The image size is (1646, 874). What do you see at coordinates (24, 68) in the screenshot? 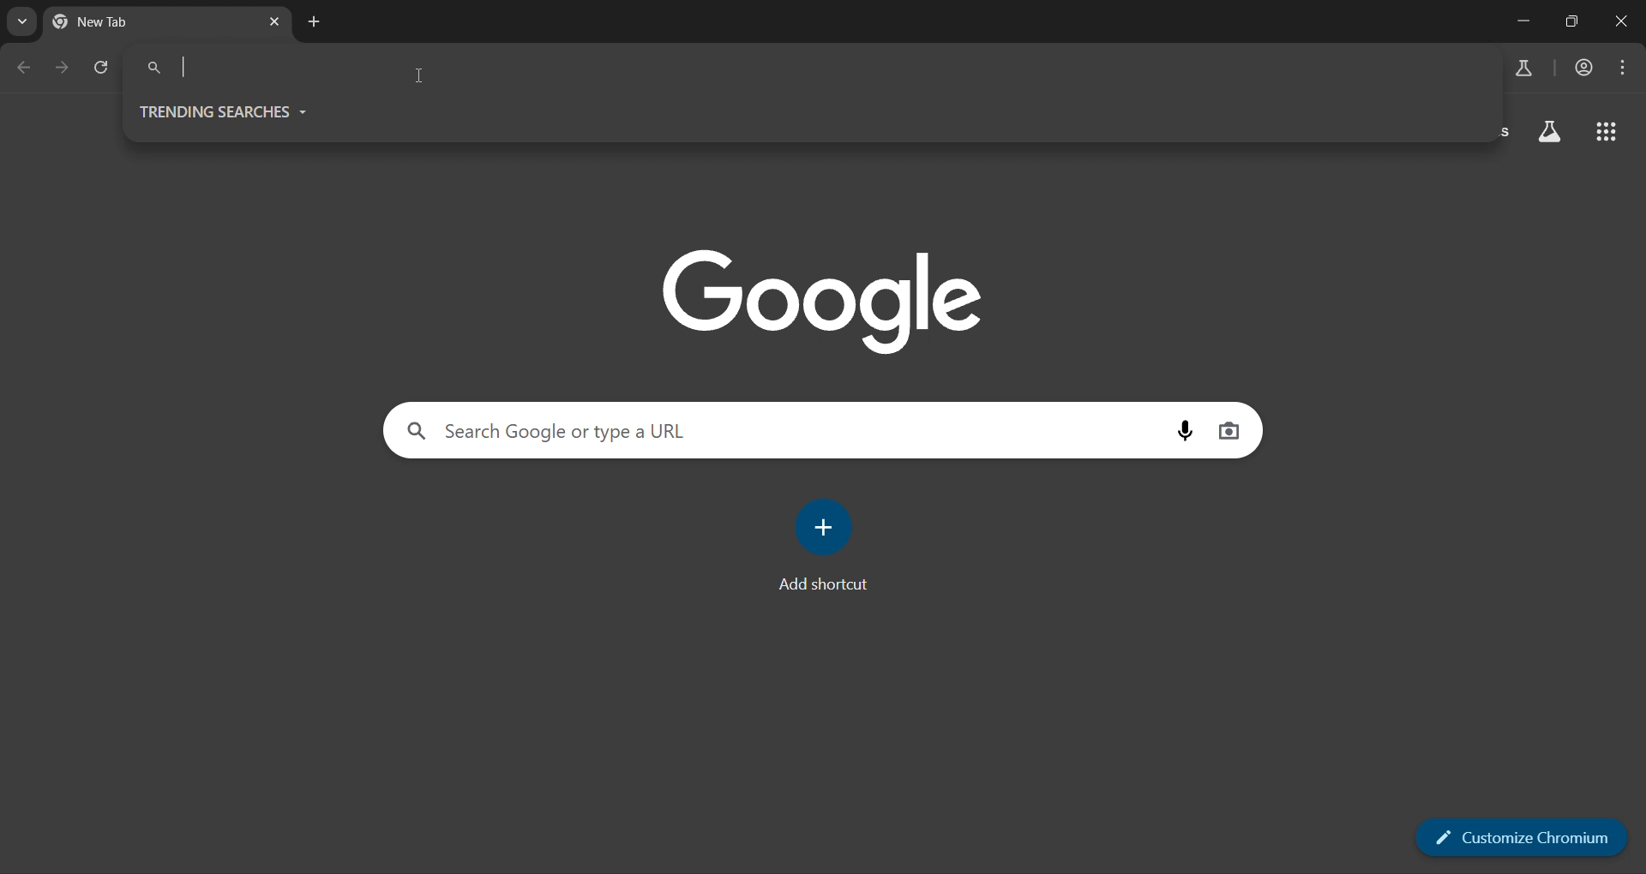
I see `go back one page` at bounding box center [24, 68].